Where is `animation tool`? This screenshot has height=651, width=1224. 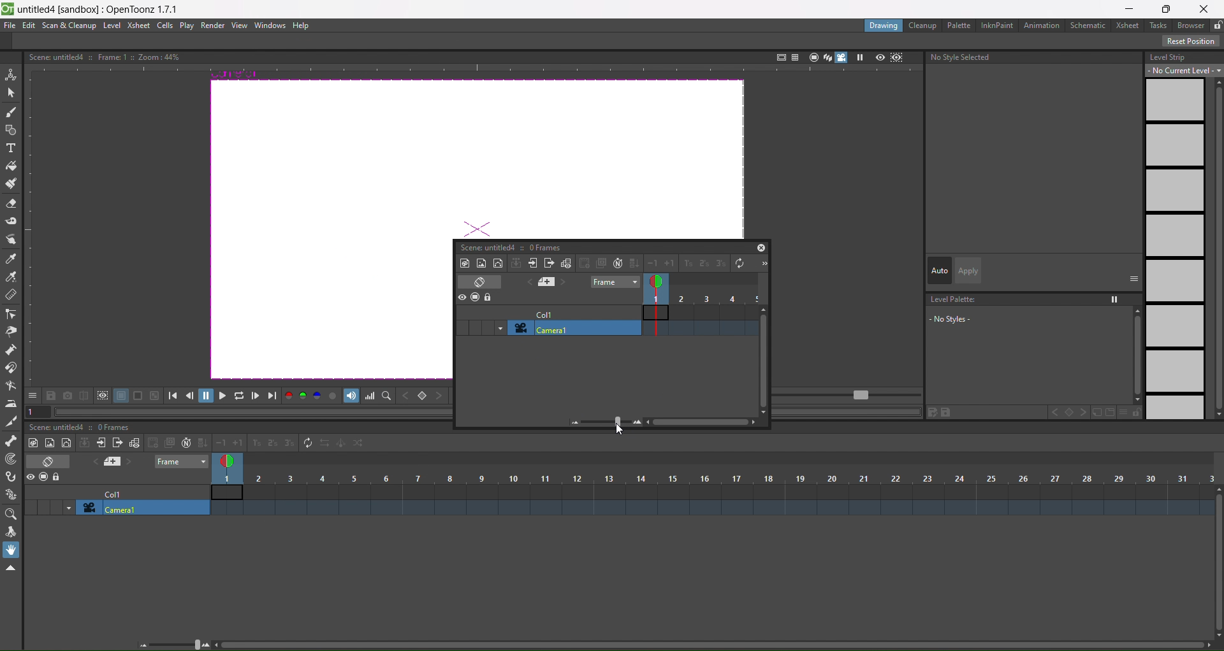
animation tool is located at coordinates (11, 73).